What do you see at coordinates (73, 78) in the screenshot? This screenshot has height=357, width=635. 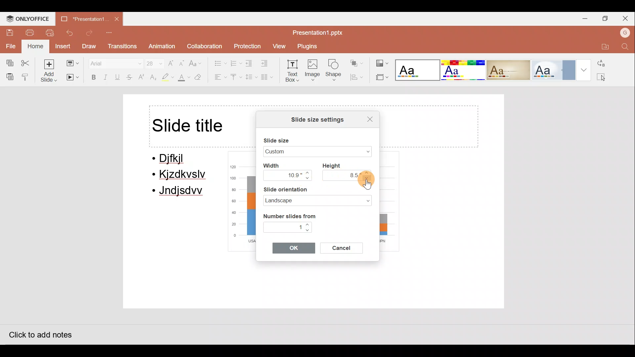 I see `Start slideshow` at bounding box center [73, 78].